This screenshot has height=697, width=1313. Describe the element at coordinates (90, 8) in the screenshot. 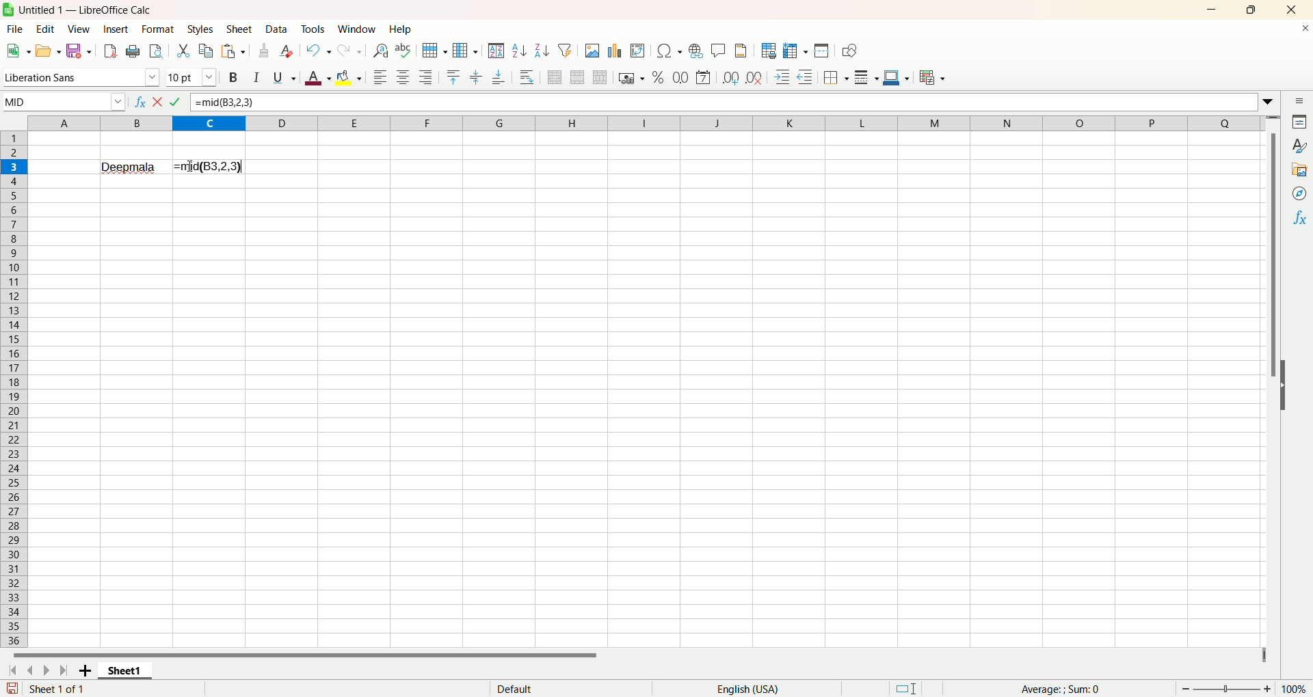

I see `UNTITLED1-LIBREOFFICE CALC` at that location.